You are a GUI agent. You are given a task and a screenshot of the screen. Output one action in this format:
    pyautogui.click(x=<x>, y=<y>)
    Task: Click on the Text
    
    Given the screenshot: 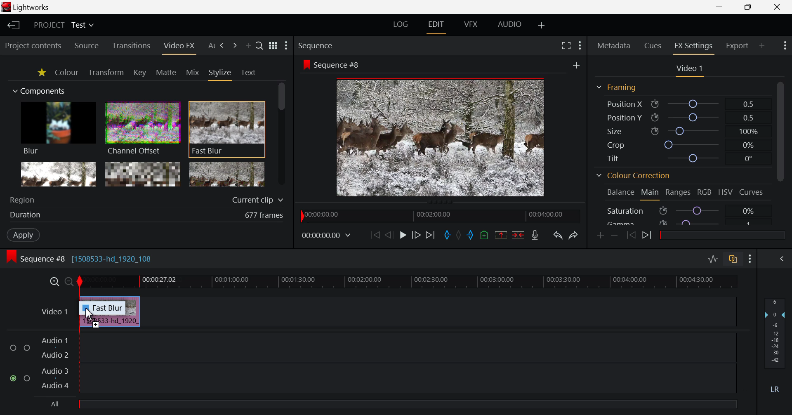 What is the action you would take?
    pyautogui.click(x=248, y=72)
    